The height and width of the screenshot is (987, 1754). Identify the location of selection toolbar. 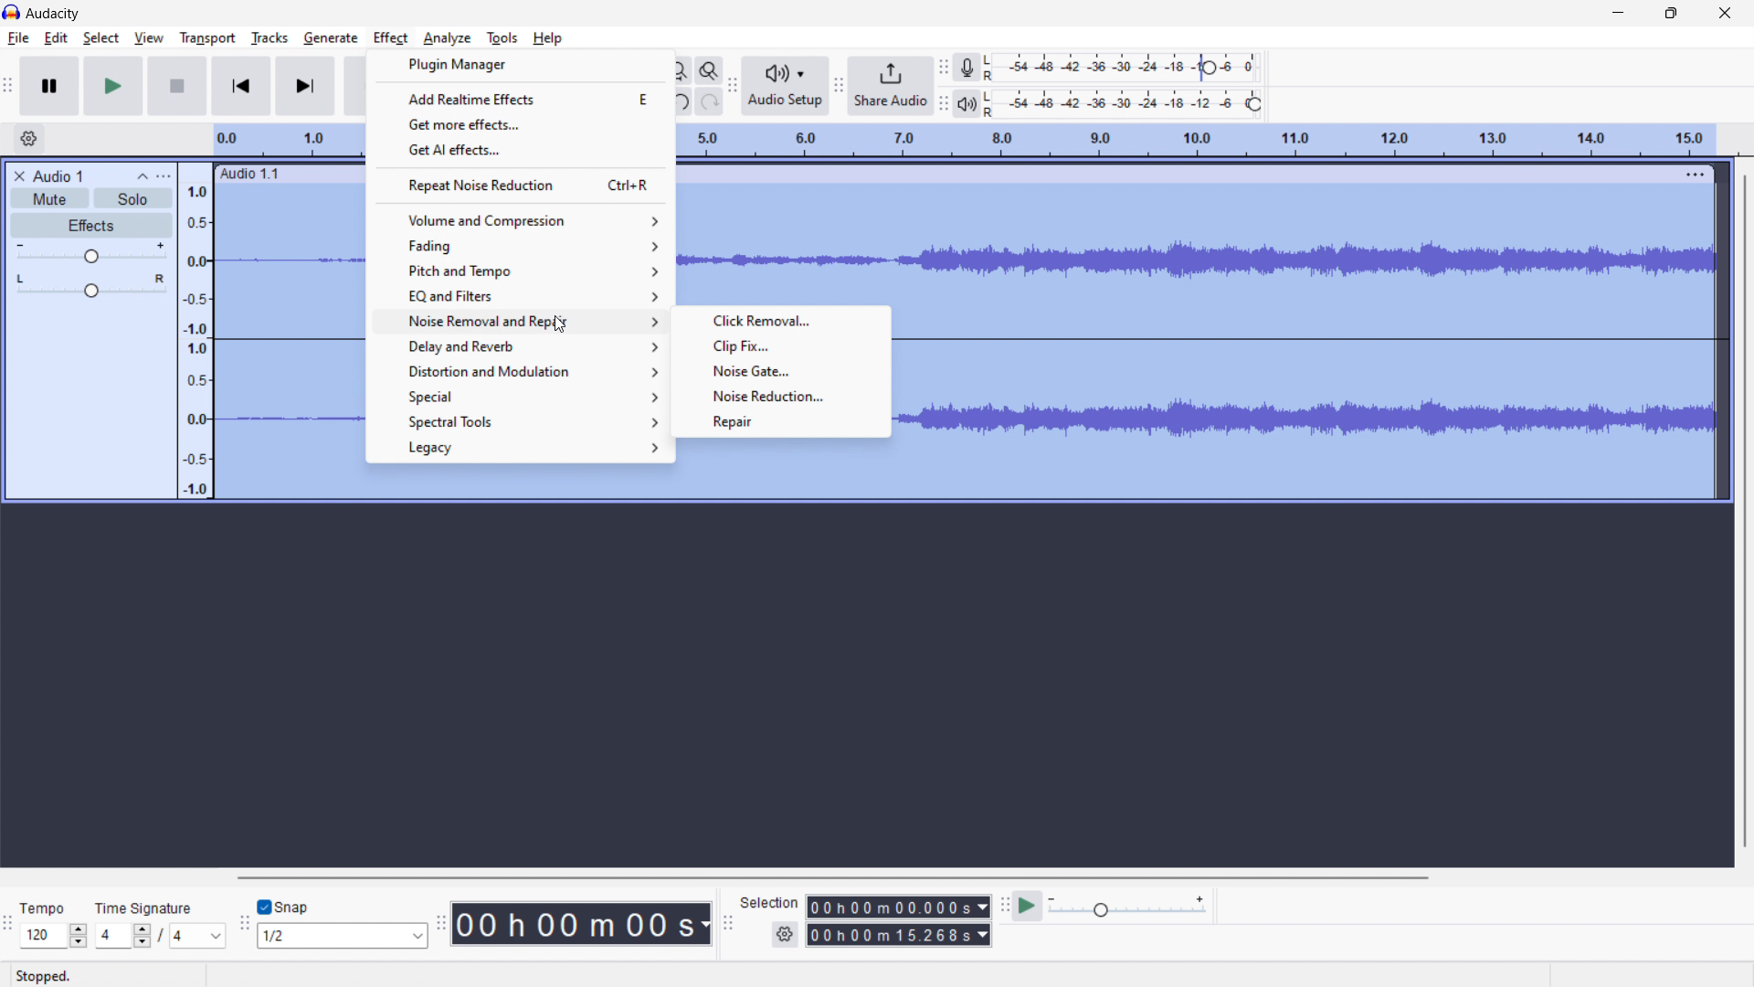
(728, 919).